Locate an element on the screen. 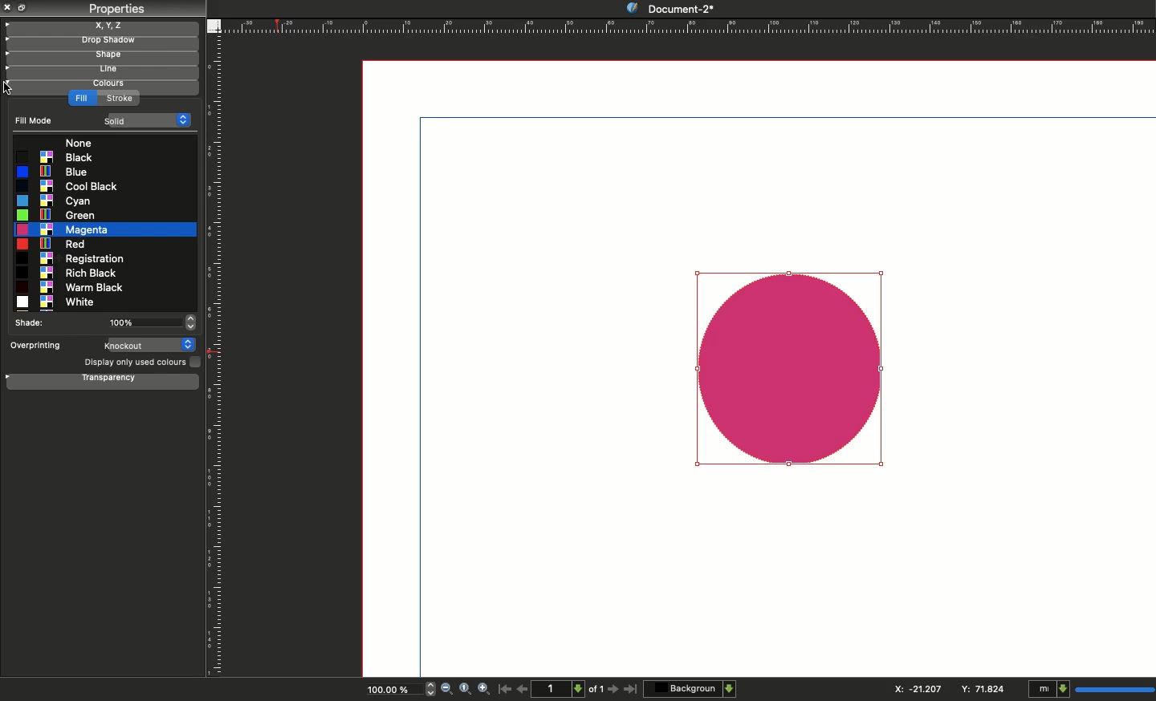 The width and height of the screenshot is (1156, 701). None is located at coordinates (75, 142).